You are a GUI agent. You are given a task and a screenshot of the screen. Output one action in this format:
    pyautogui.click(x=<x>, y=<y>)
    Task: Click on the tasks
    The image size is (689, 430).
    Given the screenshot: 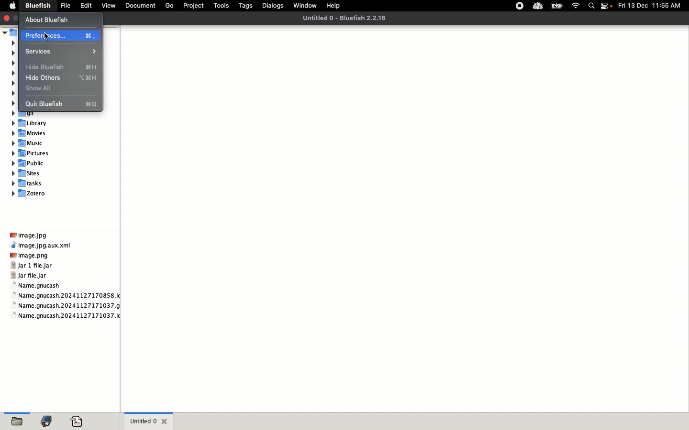 What is the action you would take?
    pyautogui.click(x=31, y=184)
    